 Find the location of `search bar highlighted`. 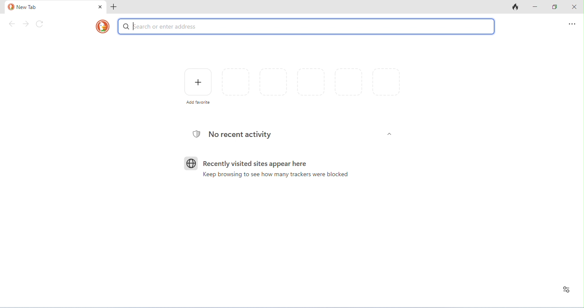

search bar highlighted is located at coordinates (306, 26).